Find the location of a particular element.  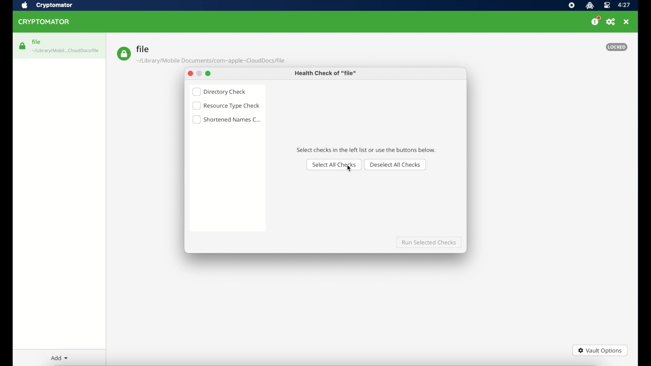

deselect all checks is located at coordinates (396, 164).